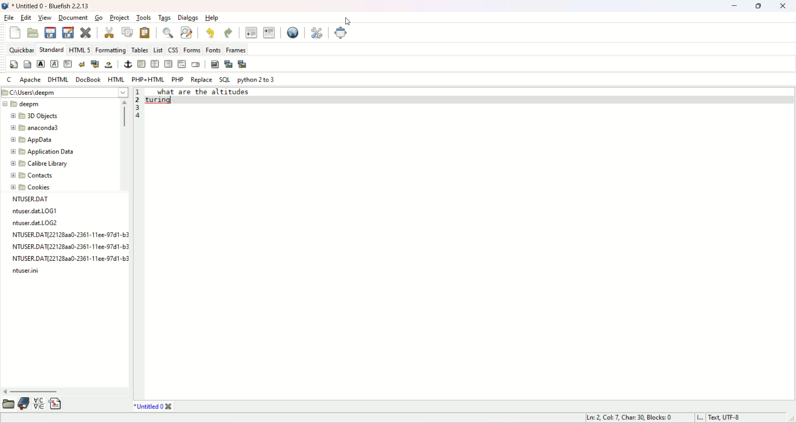 This screenshot has width=796, height=423. What do you see at coordinates (46, 18) in the screenshot?
I see `view` at bounding box center [46, 18].